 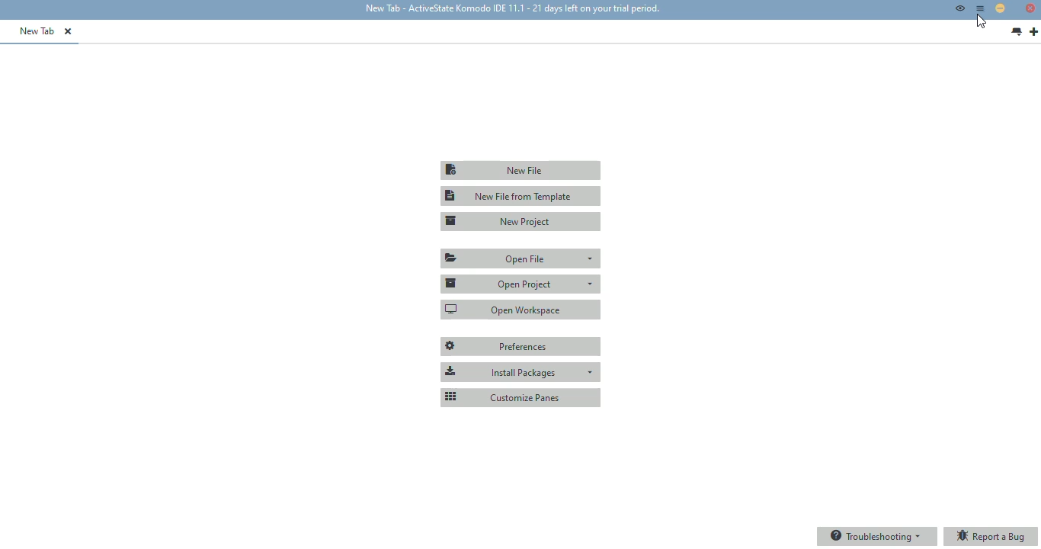 What do you see at coordinates (522, 258) in the screenshot?
I see `open file` at bounding box center [522, 258].